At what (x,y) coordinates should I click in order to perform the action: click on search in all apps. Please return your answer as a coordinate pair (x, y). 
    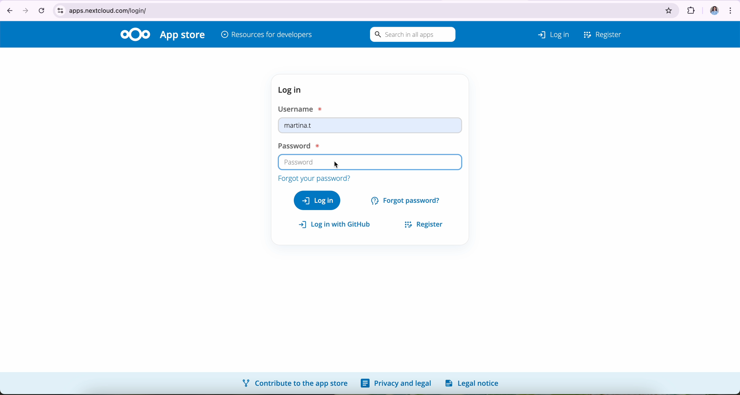
    Looking at the image, I should click on (411, 35).